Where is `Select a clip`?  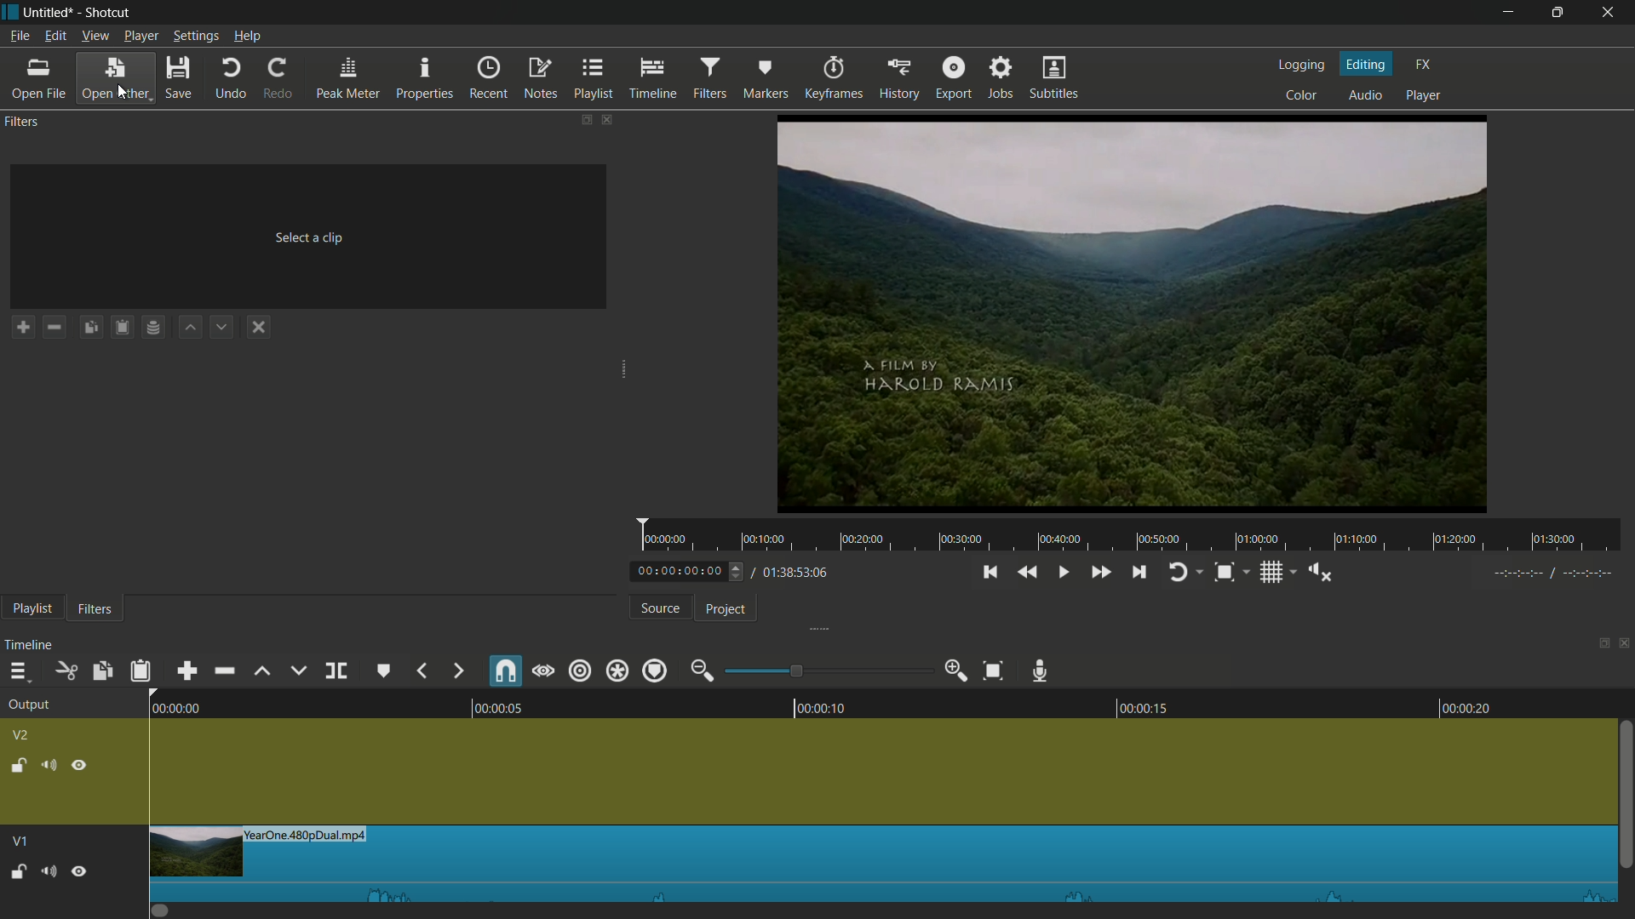
Select a clip is located at coordinates (311, 235).